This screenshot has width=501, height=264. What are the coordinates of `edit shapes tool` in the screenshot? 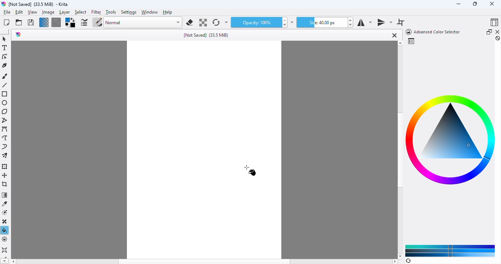 It's located at (5, 56).